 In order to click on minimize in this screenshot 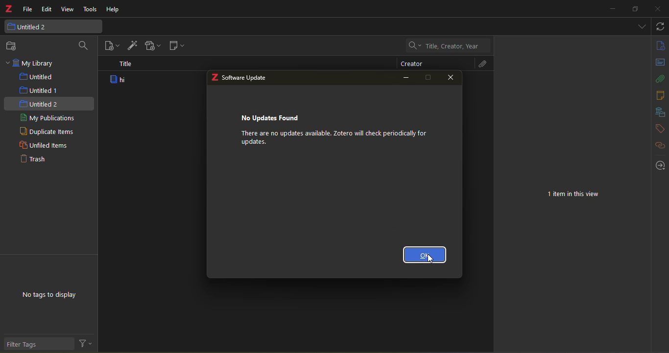, I will do `click(612, 9)`.